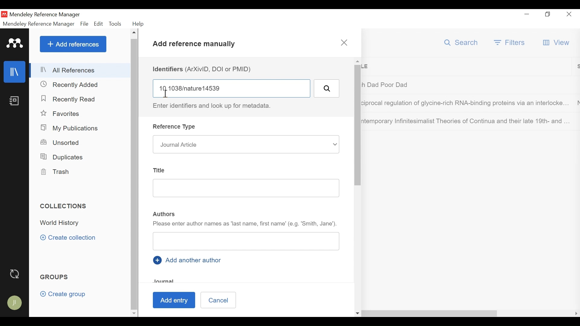  Describe the element at coordinates (547, 14) in the screenshot. I see `Restore` at that location.